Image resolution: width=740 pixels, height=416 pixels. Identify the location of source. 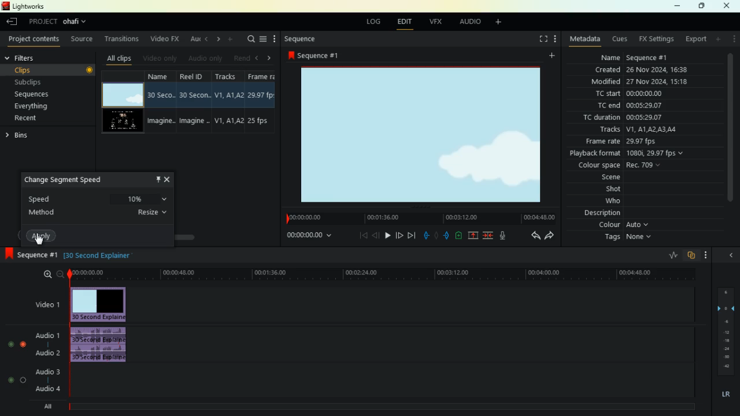
(83, 40).